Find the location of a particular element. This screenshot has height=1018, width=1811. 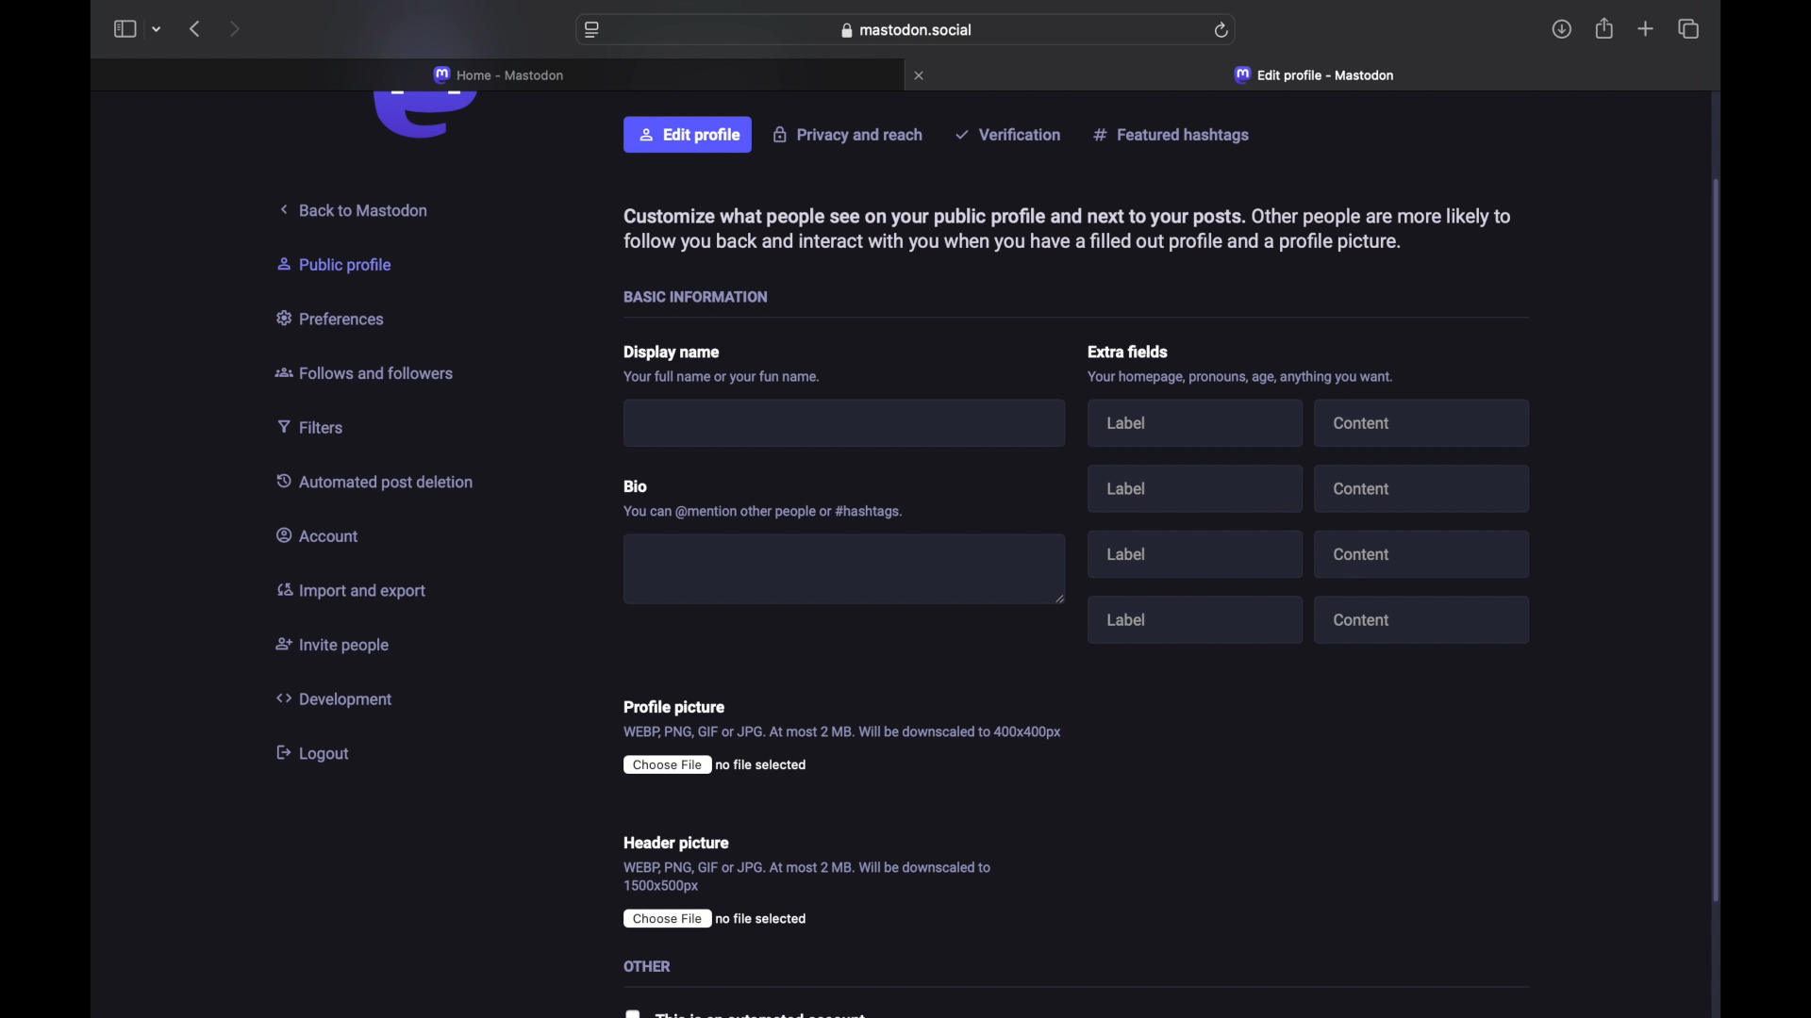

extra fields is located at coordinates (1126, 349).